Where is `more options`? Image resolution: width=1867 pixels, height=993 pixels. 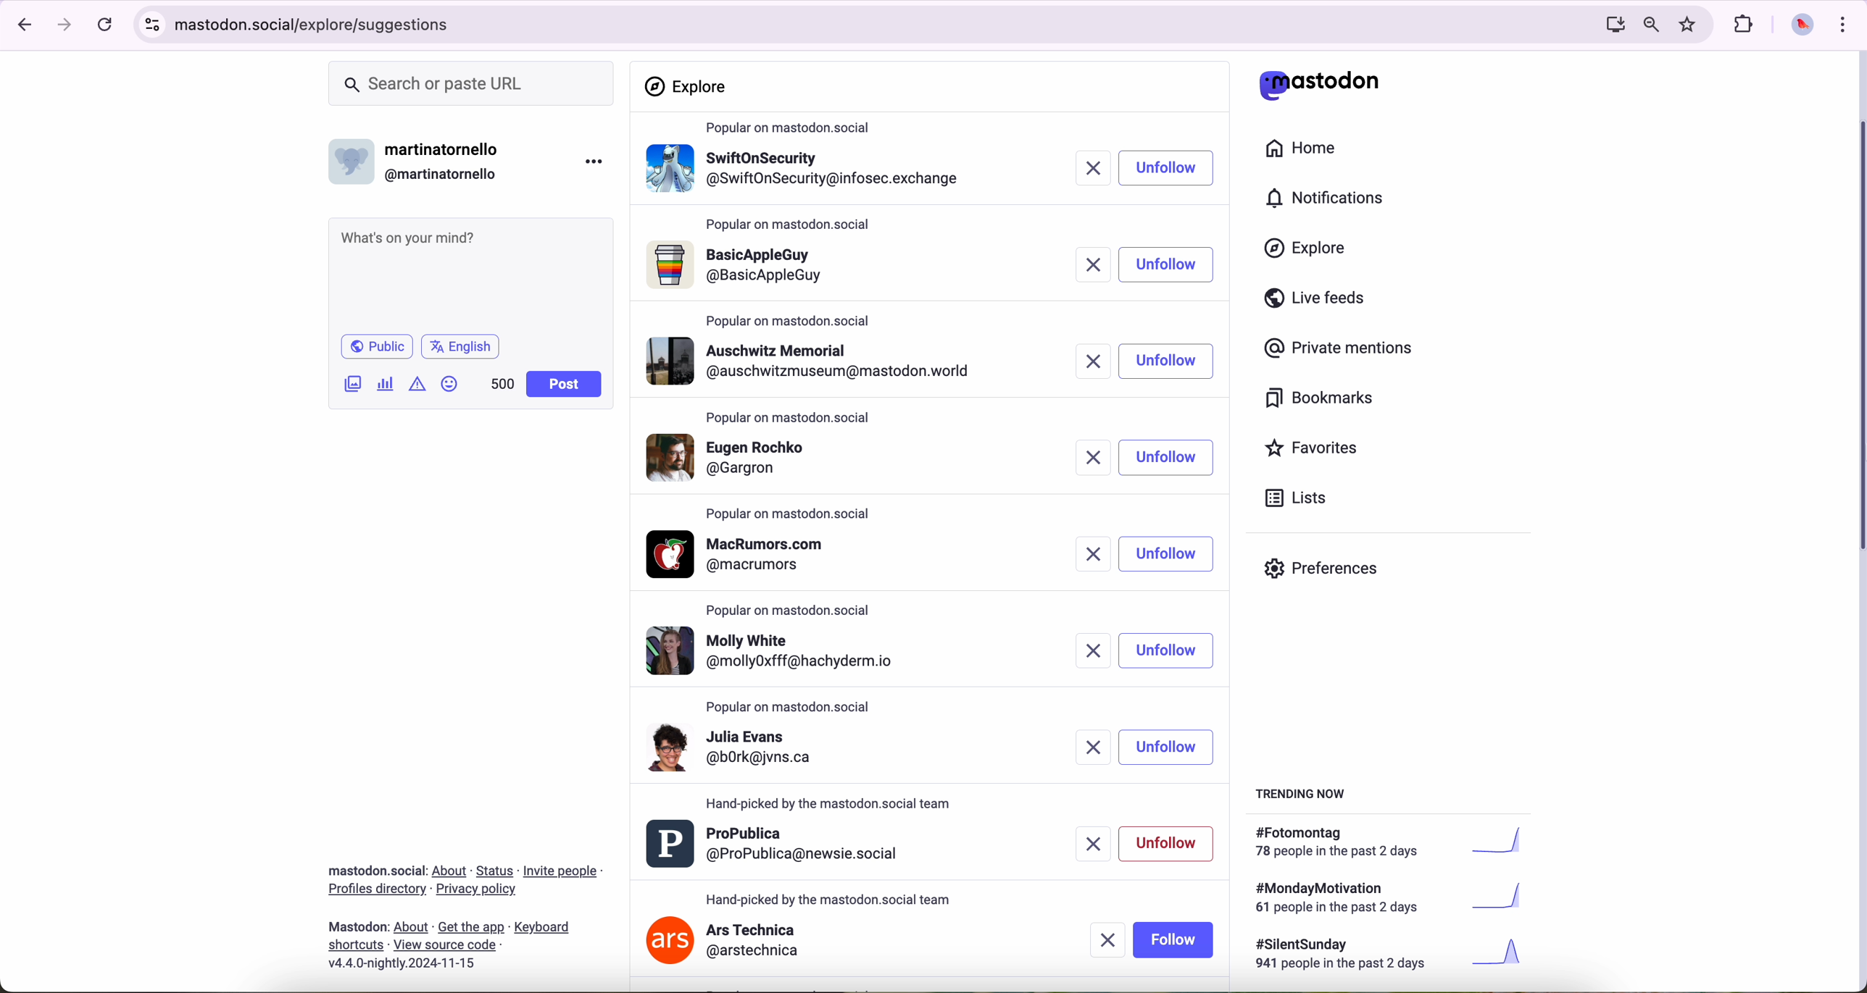 more options is located at coordinates (597, 161).